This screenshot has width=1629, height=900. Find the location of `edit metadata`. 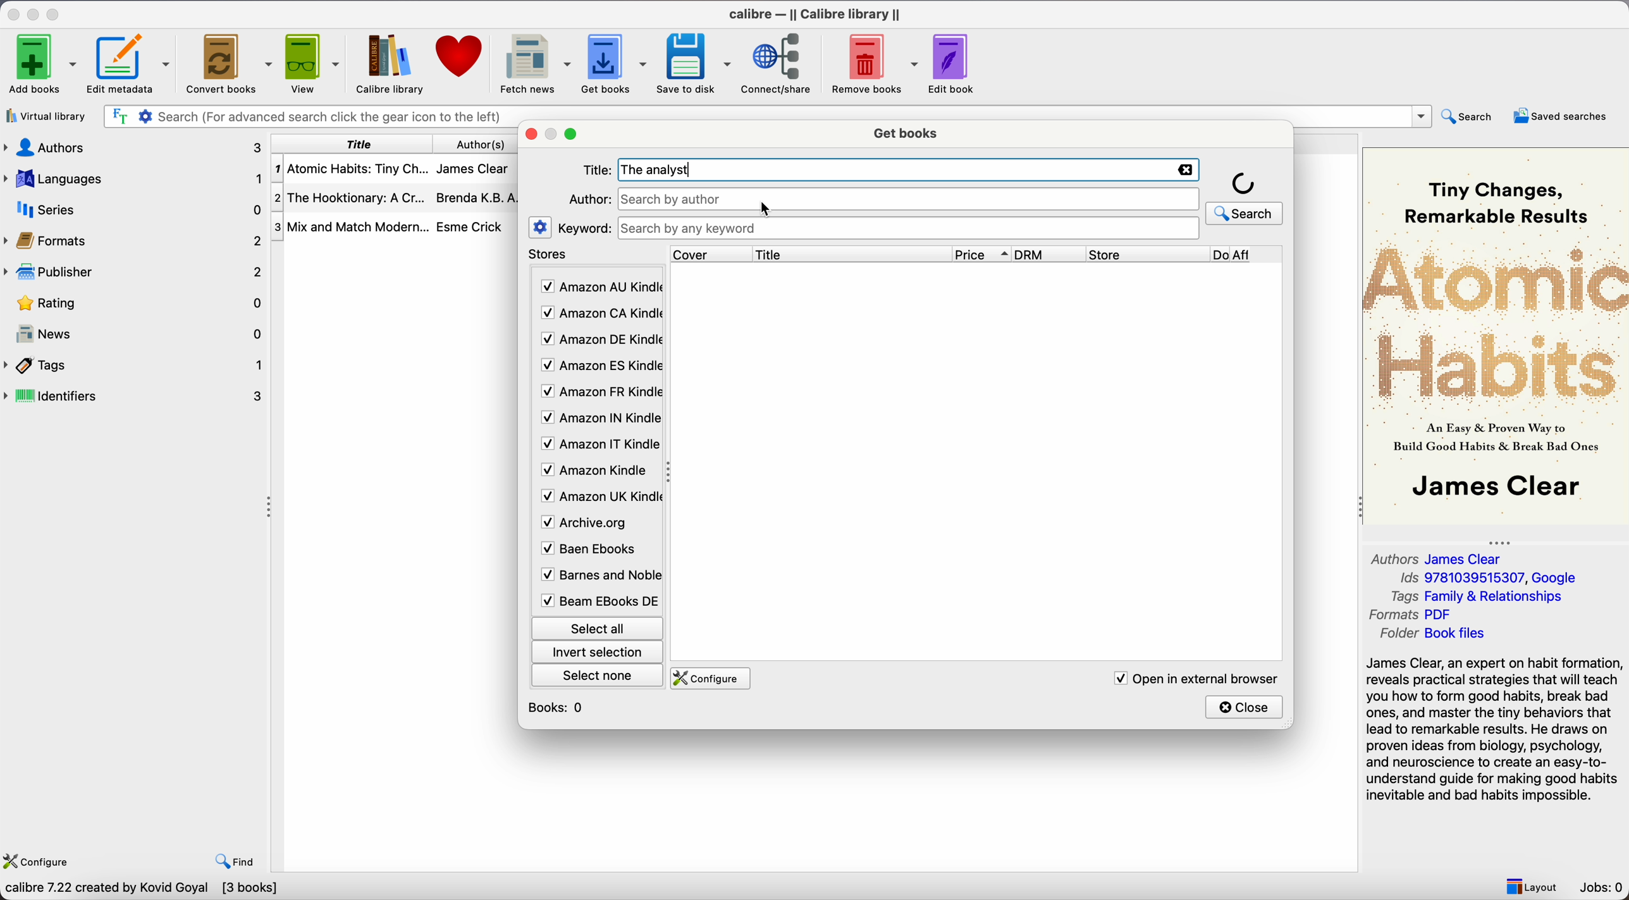

edit metadata is located at coordinates (130, 65).